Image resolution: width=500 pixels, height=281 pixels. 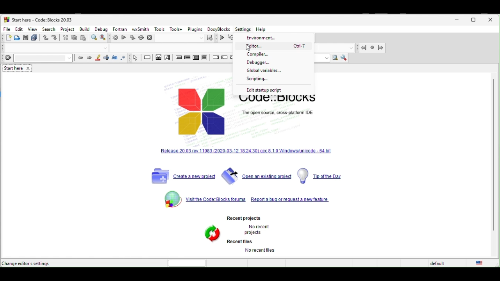 What do you see at coordinates (48, 29) in the screenshot?
I see `search` at bounding box center [48, 29].